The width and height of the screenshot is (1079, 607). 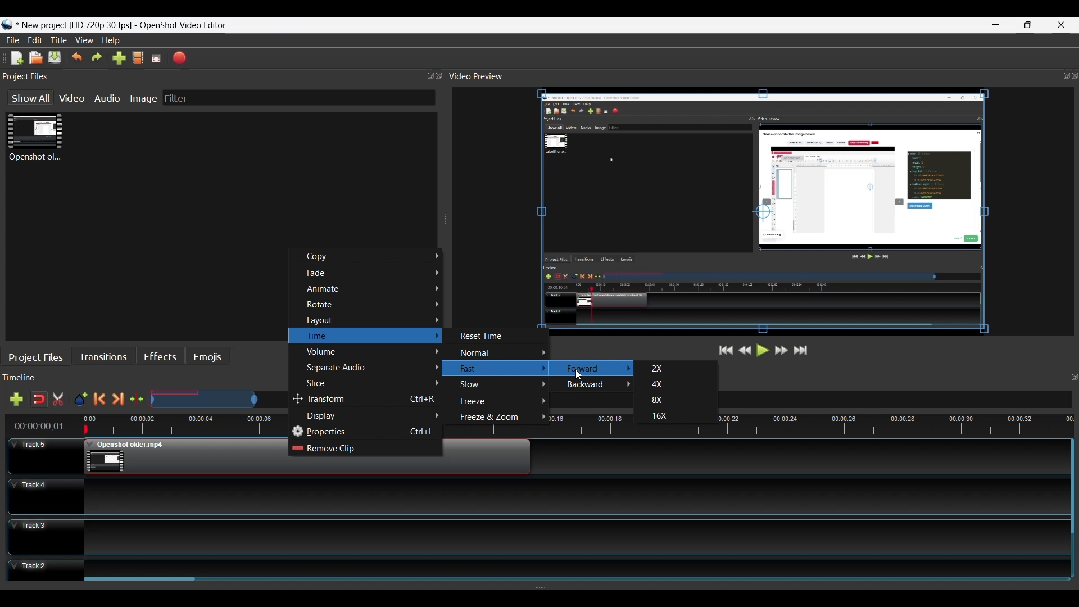 I want to click on Timeline, so click(x=146, y=424).